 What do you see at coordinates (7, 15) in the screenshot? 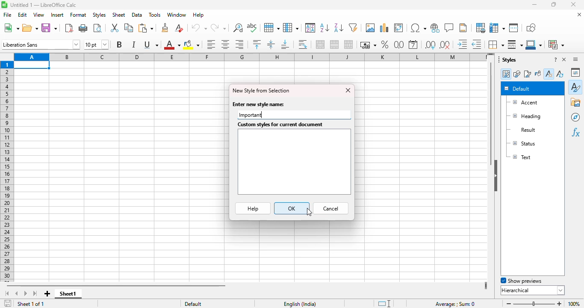
I see `file` at bounding box center [7, 15].